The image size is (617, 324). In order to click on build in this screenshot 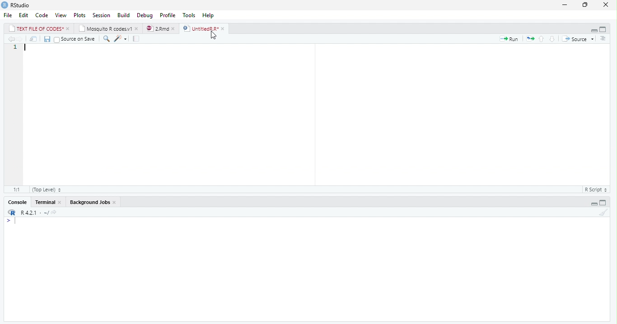, I will do `click(124, 16)`.